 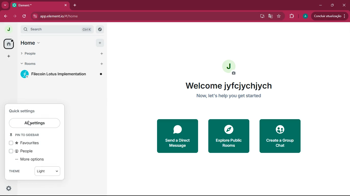 I want to click on all settings, so click(x=35, y=123).